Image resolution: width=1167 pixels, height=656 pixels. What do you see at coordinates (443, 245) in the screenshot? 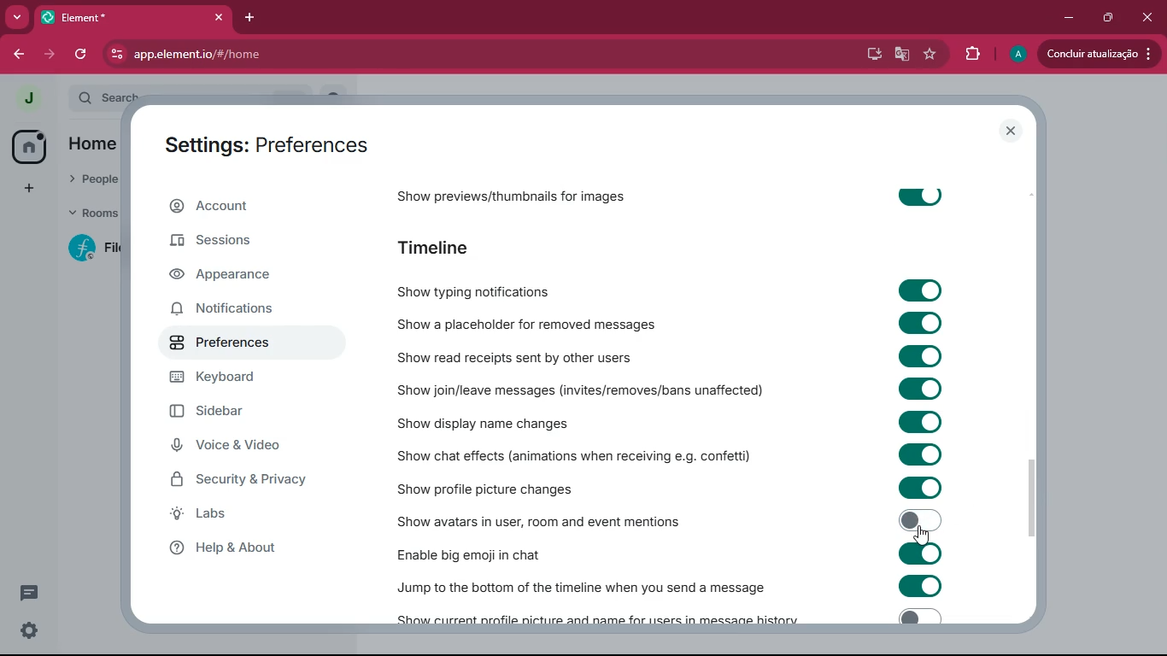
I see `timeline` at bounding box center [443, 245].